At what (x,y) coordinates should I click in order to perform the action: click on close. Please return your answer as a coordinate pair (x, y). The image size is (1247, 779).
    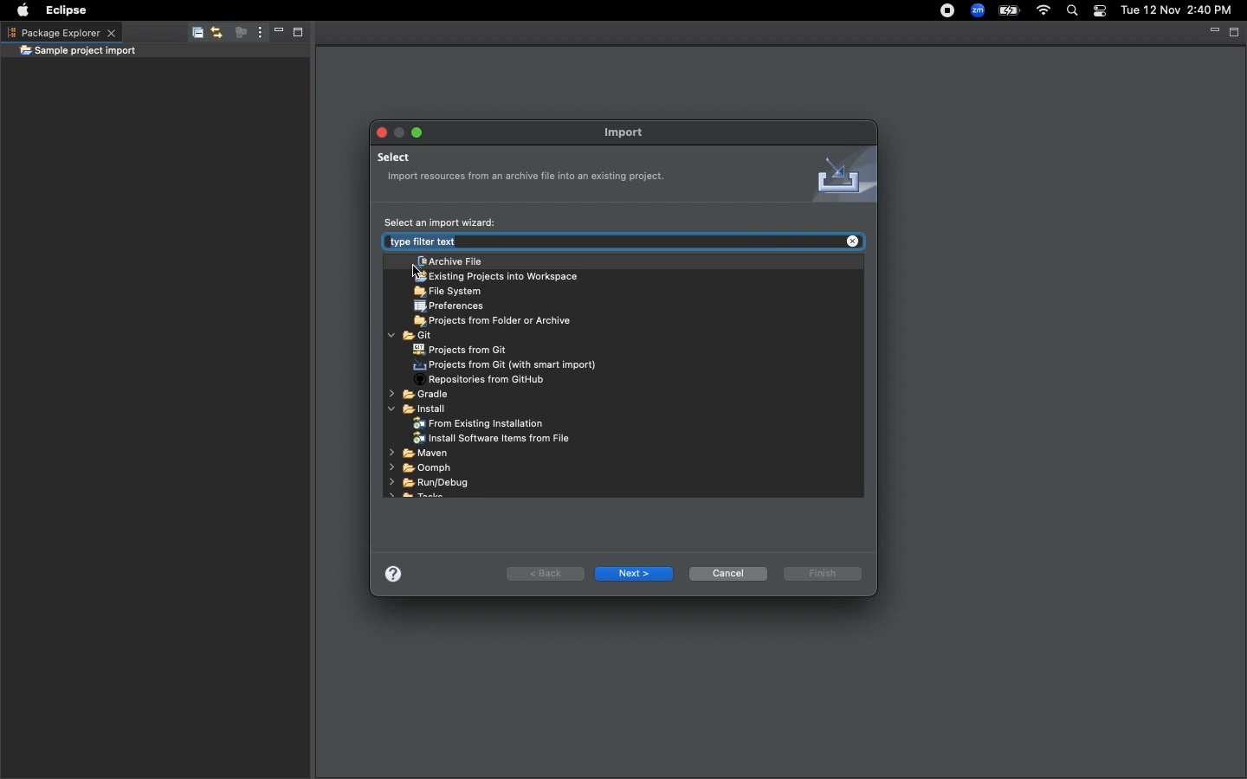
    Looking at the image, I should click on (852, 239).